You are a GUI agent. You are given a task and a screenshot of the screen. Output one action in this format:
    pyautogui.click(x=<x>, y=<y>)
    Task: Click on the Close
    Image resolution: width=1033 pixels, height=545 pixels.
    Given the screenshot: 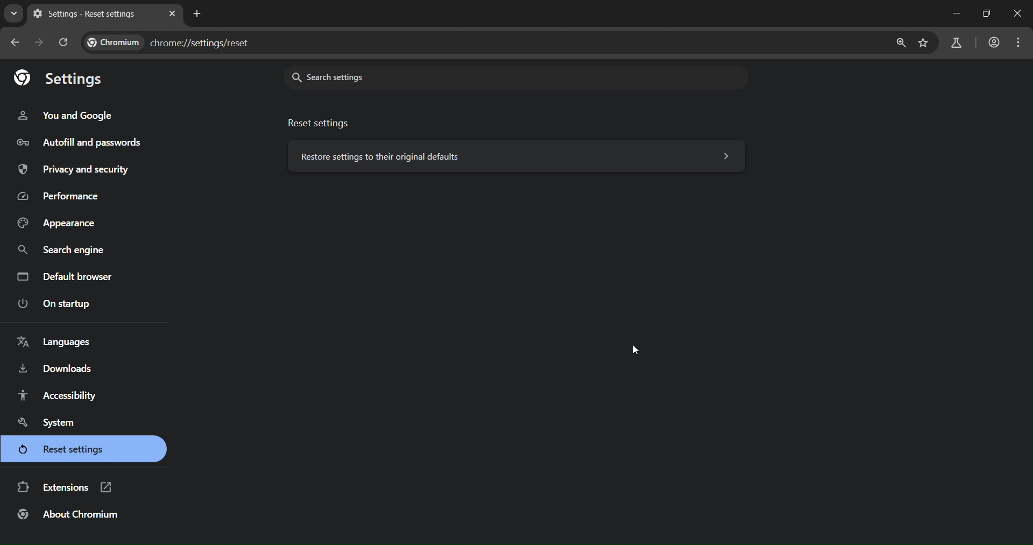 What is the action you would take?
    pyautogui.click(x=1019, y=12)
    